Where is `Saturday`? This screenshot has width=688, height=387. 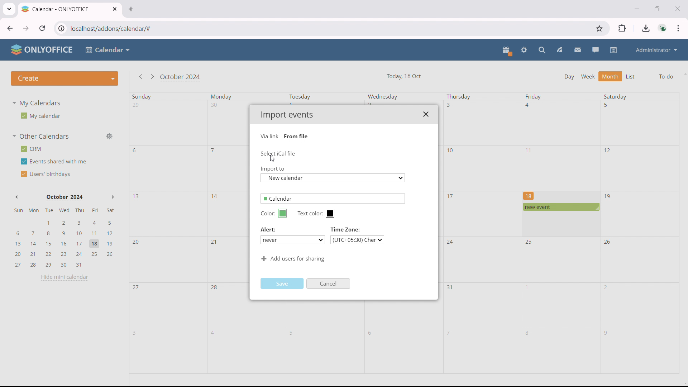 Saturday is located at coordinates (615, 96).